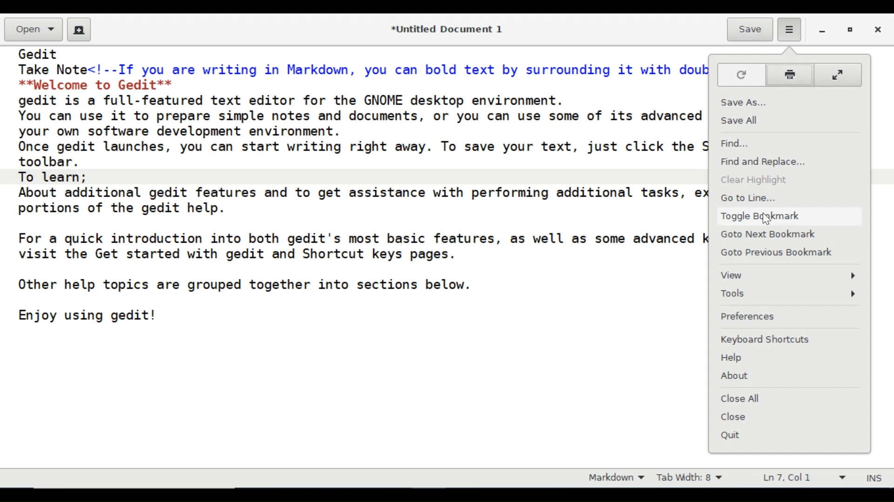 This screenshot has width=894, height=502. What do you see at coordinates (851, 31) in the screenshot?
I see `restore` at bounding box center [851, 31].